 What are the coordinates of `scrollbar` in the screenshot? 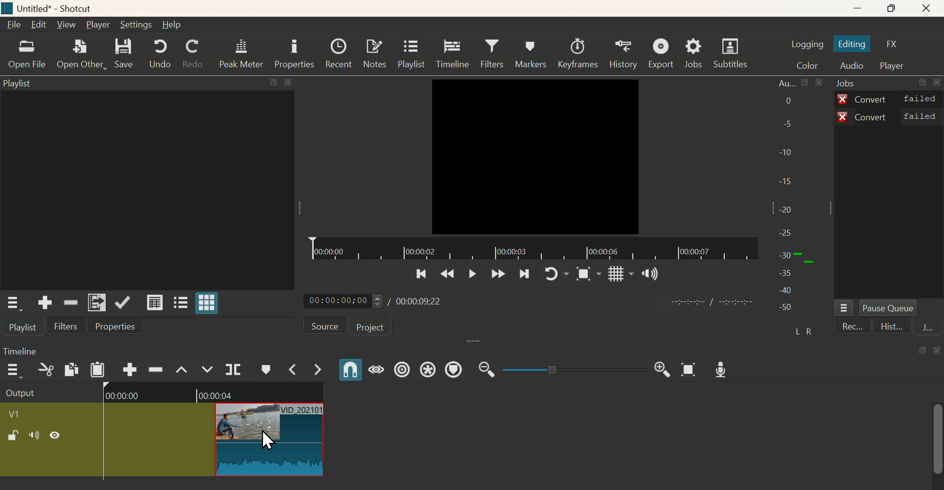 It's located at (937, 441).